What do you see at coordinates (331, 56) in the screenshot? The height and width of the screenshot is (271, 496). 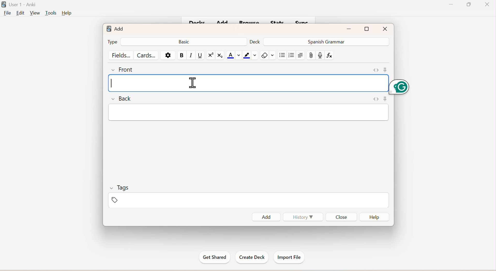 I see `fx` at bounding box center [331, 56].